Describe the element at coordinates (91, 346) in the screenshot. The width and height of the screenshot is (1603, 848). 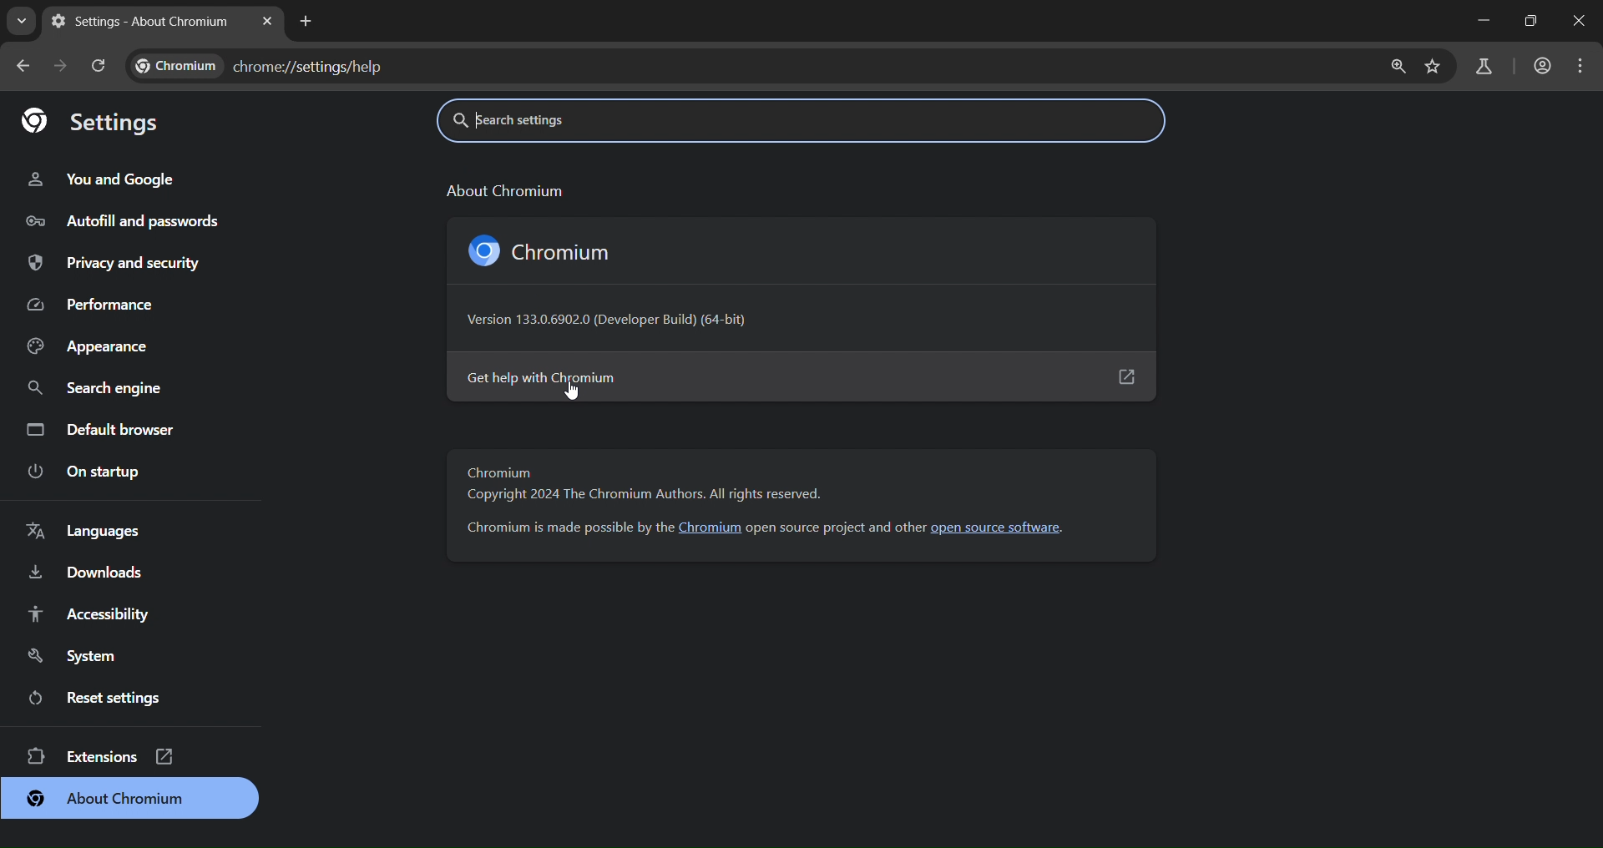
I see `apperance` at that location.